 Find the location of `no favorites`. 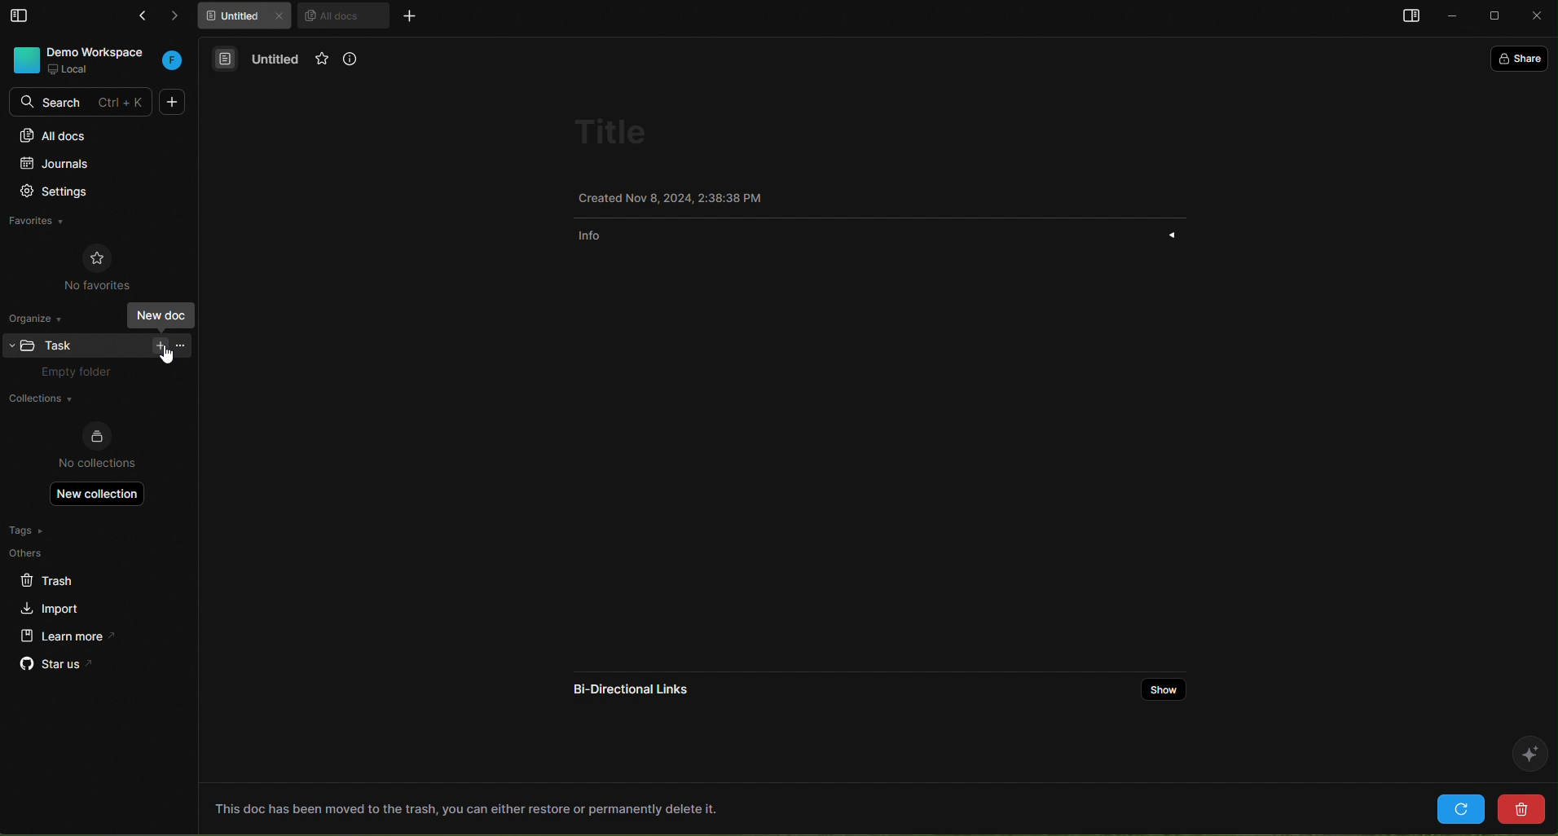

no favorites is located at coordinates (98, 266).